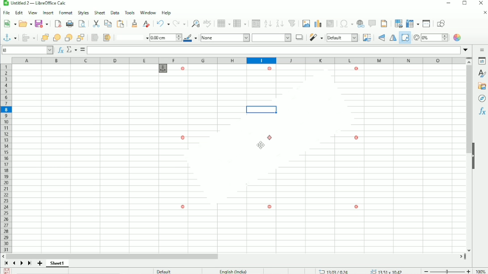  I want to click on Default, so click(343, 38).